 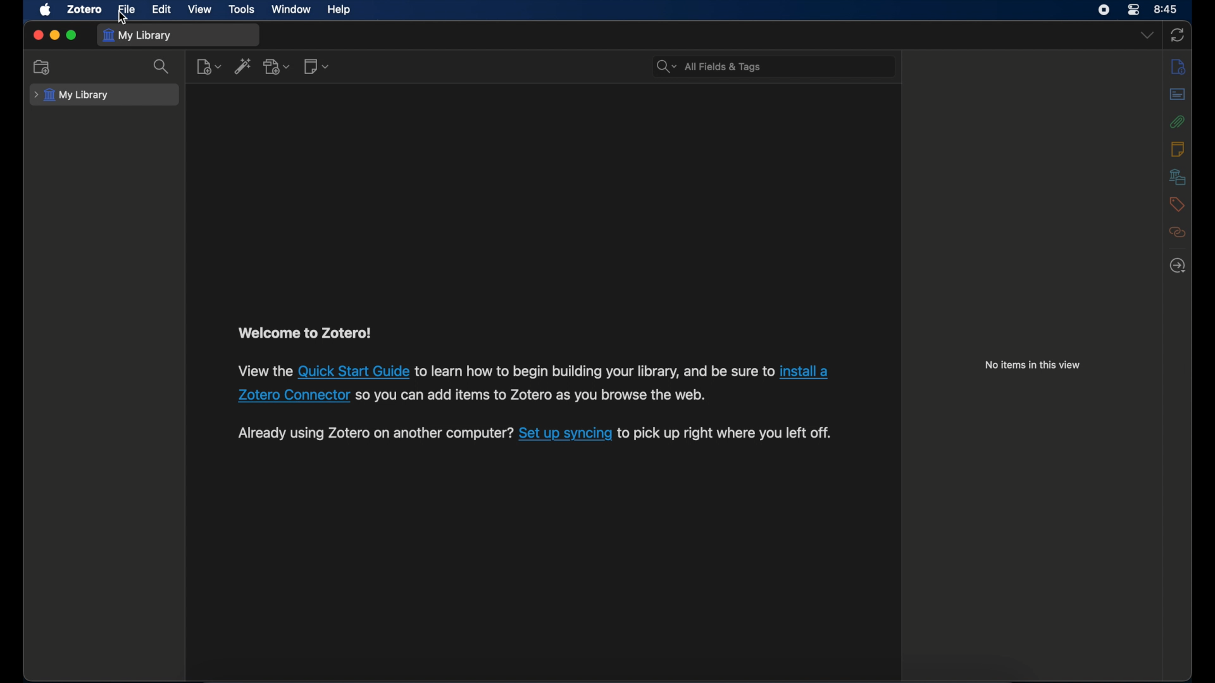 What do you see at coordinates (126, 9) in the screenshot?
I see `file` at bounding box center [126, 9].